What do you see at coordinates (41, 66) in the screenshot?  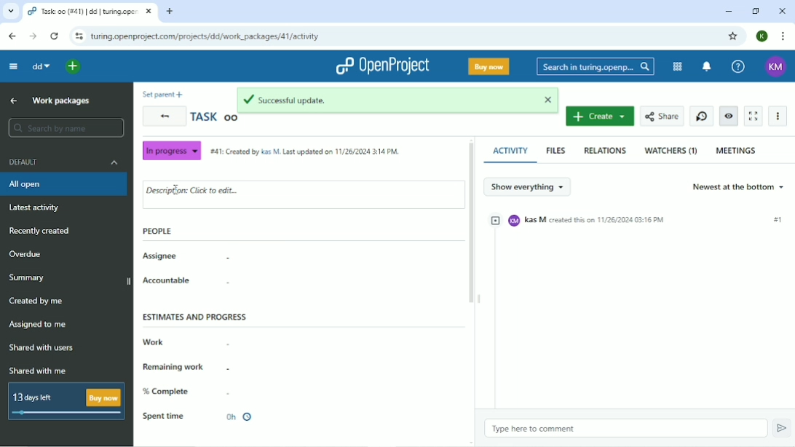 I see `dd` at bounding box center [41, 66].